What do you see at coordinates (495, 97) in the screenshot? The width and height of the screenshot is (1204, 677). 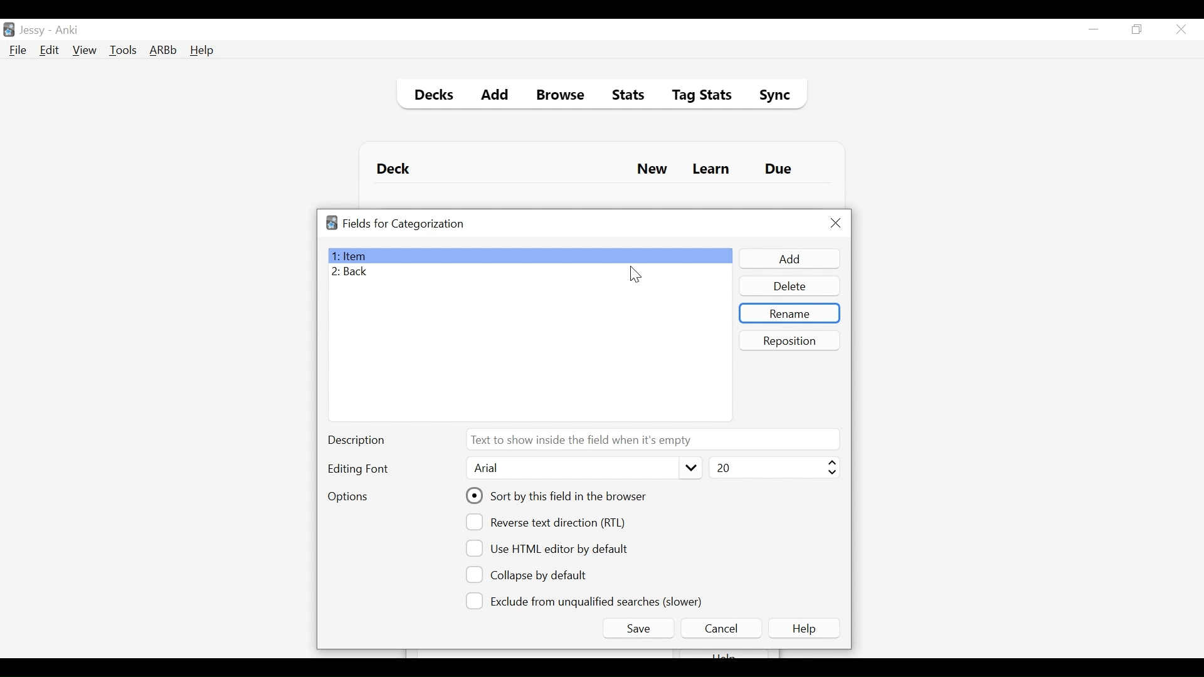 I see `Add` at bounding box center [495, 97].